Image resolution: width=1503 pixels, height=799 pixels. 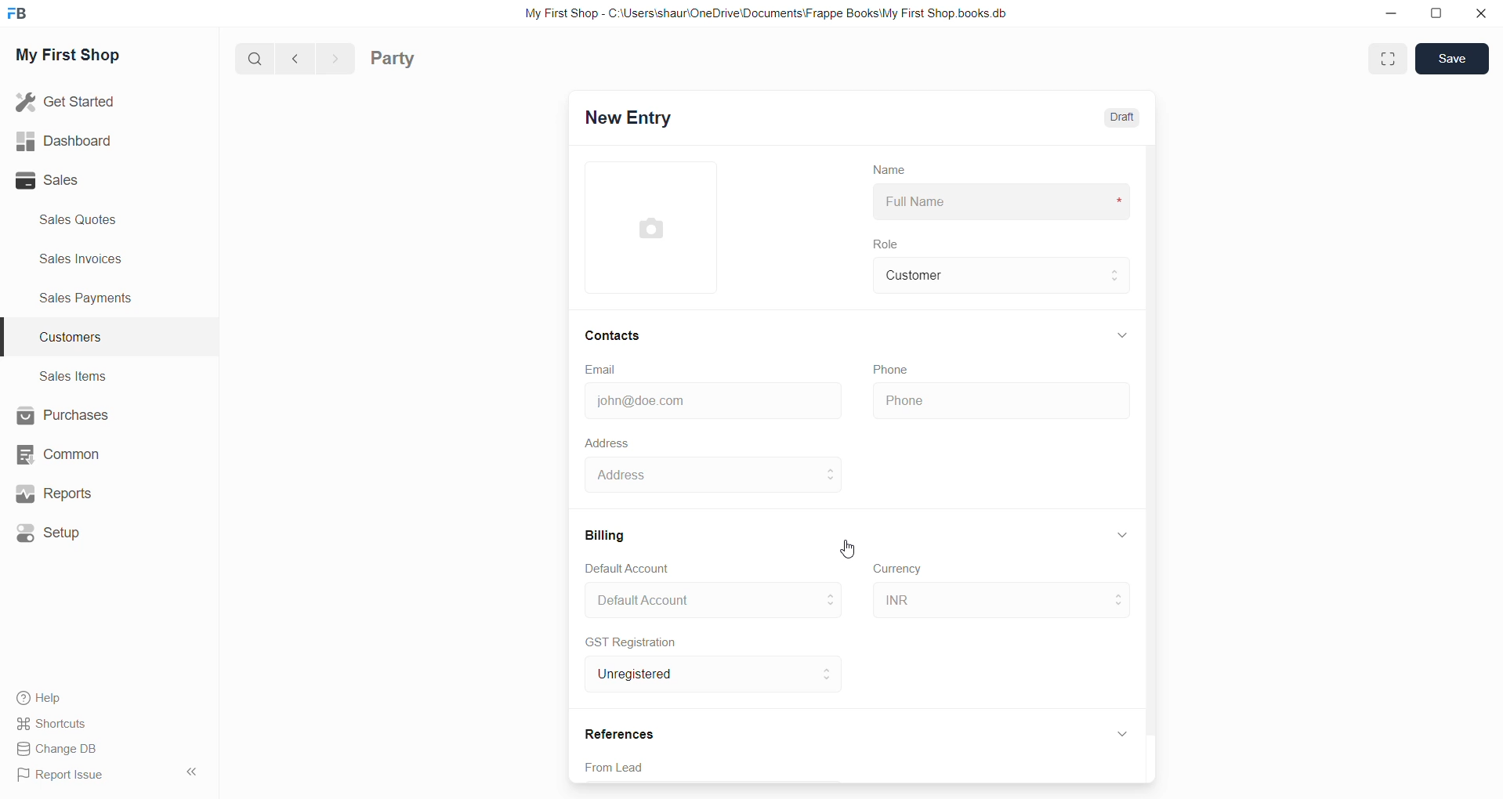 I want to click on Contacts, so click(x=616, y=335).